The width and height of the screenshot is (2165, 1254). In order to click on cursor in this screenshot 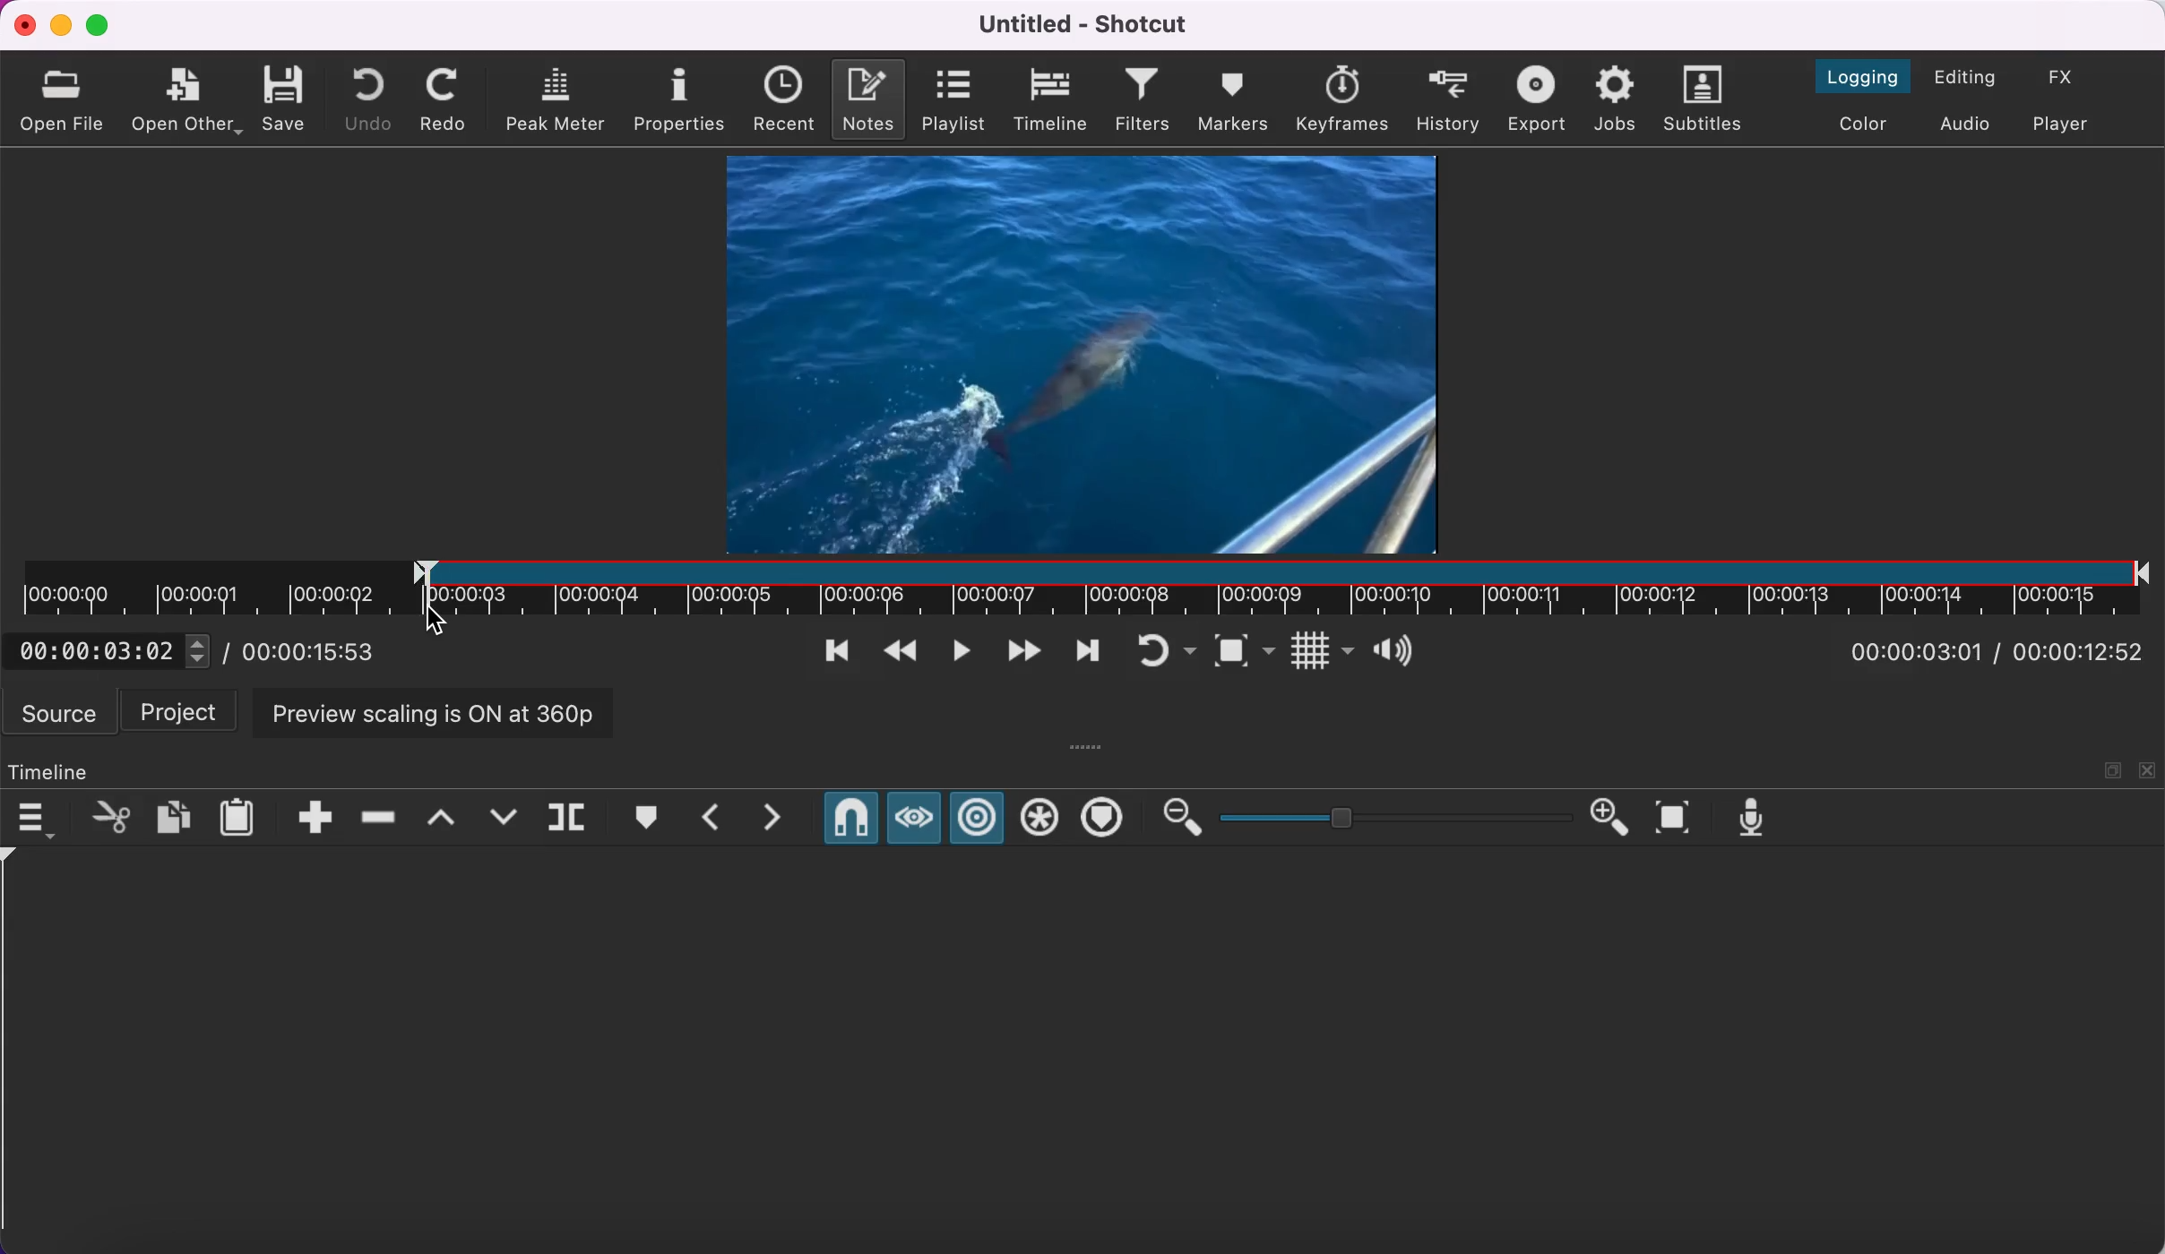, I will do `click(449, 624)`.